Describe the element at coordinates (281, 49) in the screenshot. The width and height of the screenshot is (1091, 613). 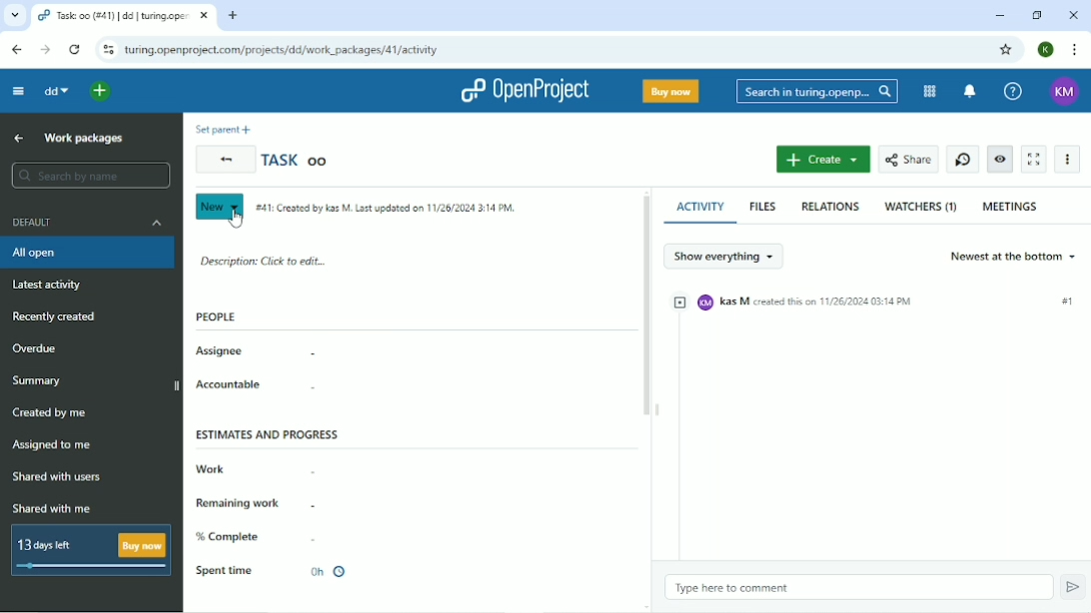
I see `turing.openproject.com/projects/dd/work_packages/42/activity` at that location.